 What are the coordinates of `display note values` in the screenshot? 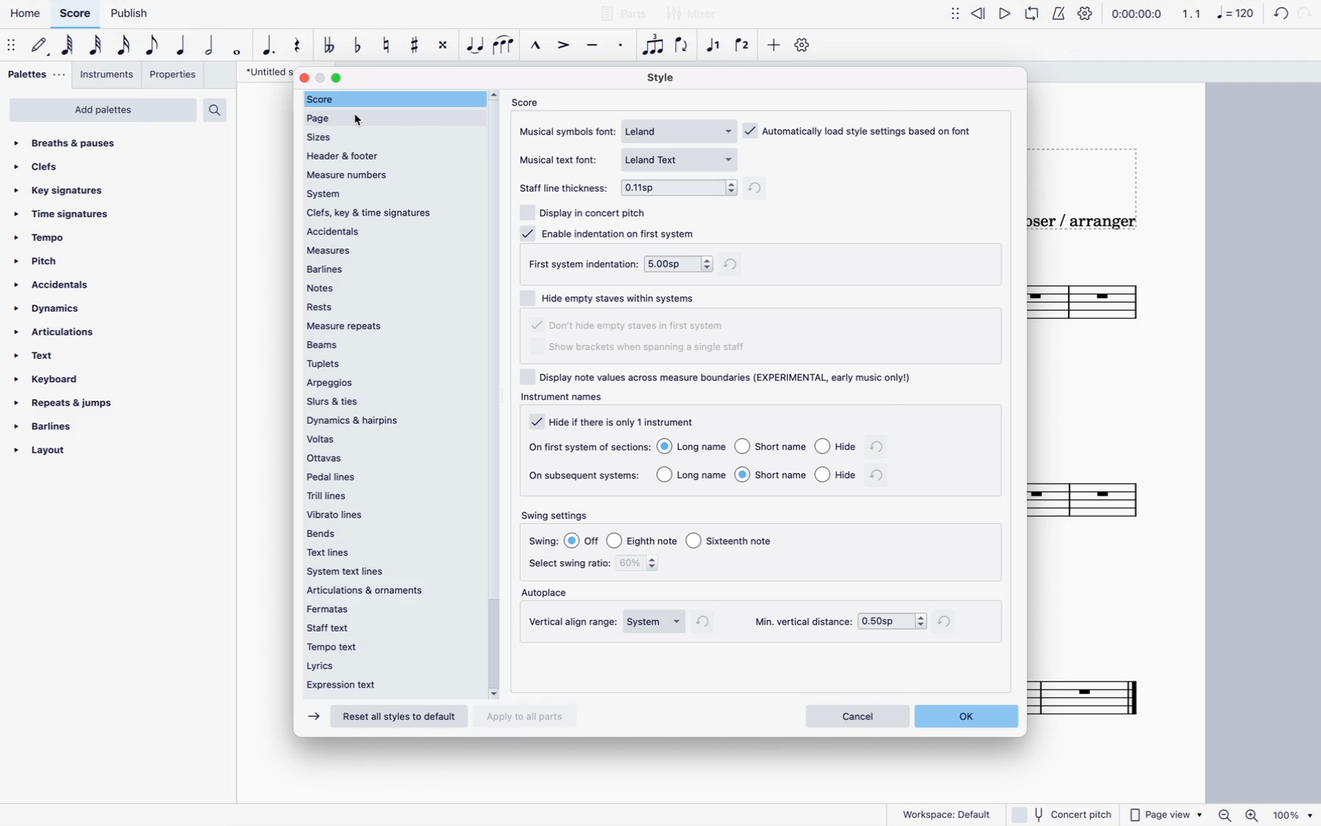 It's located at (731, 385).